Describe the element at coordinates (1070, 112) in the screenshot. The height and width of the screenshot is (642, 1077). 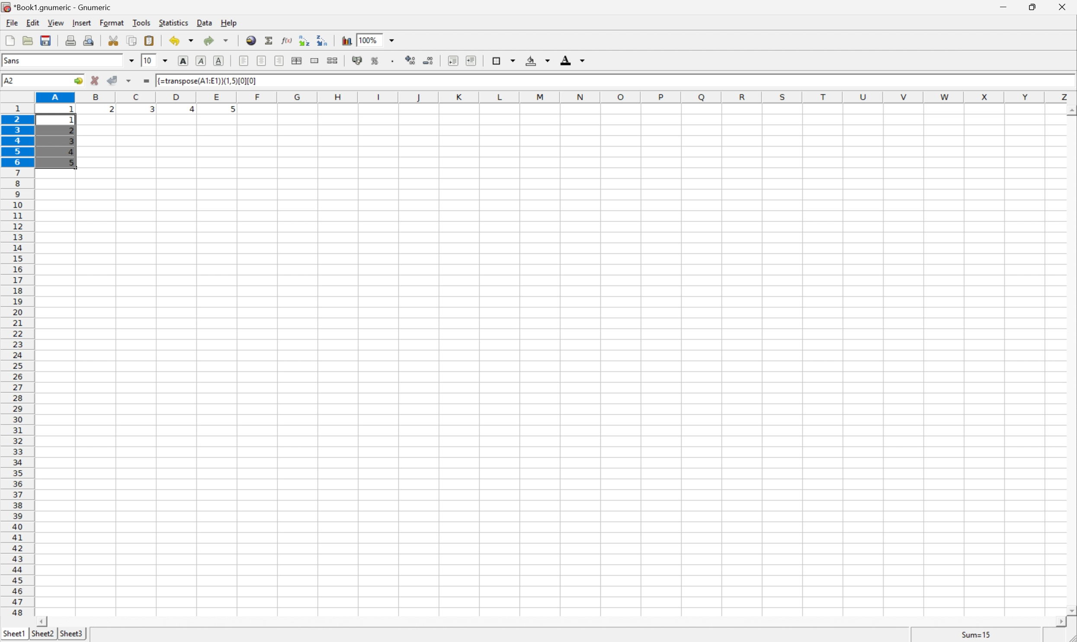
I see `scroll up` at that location.